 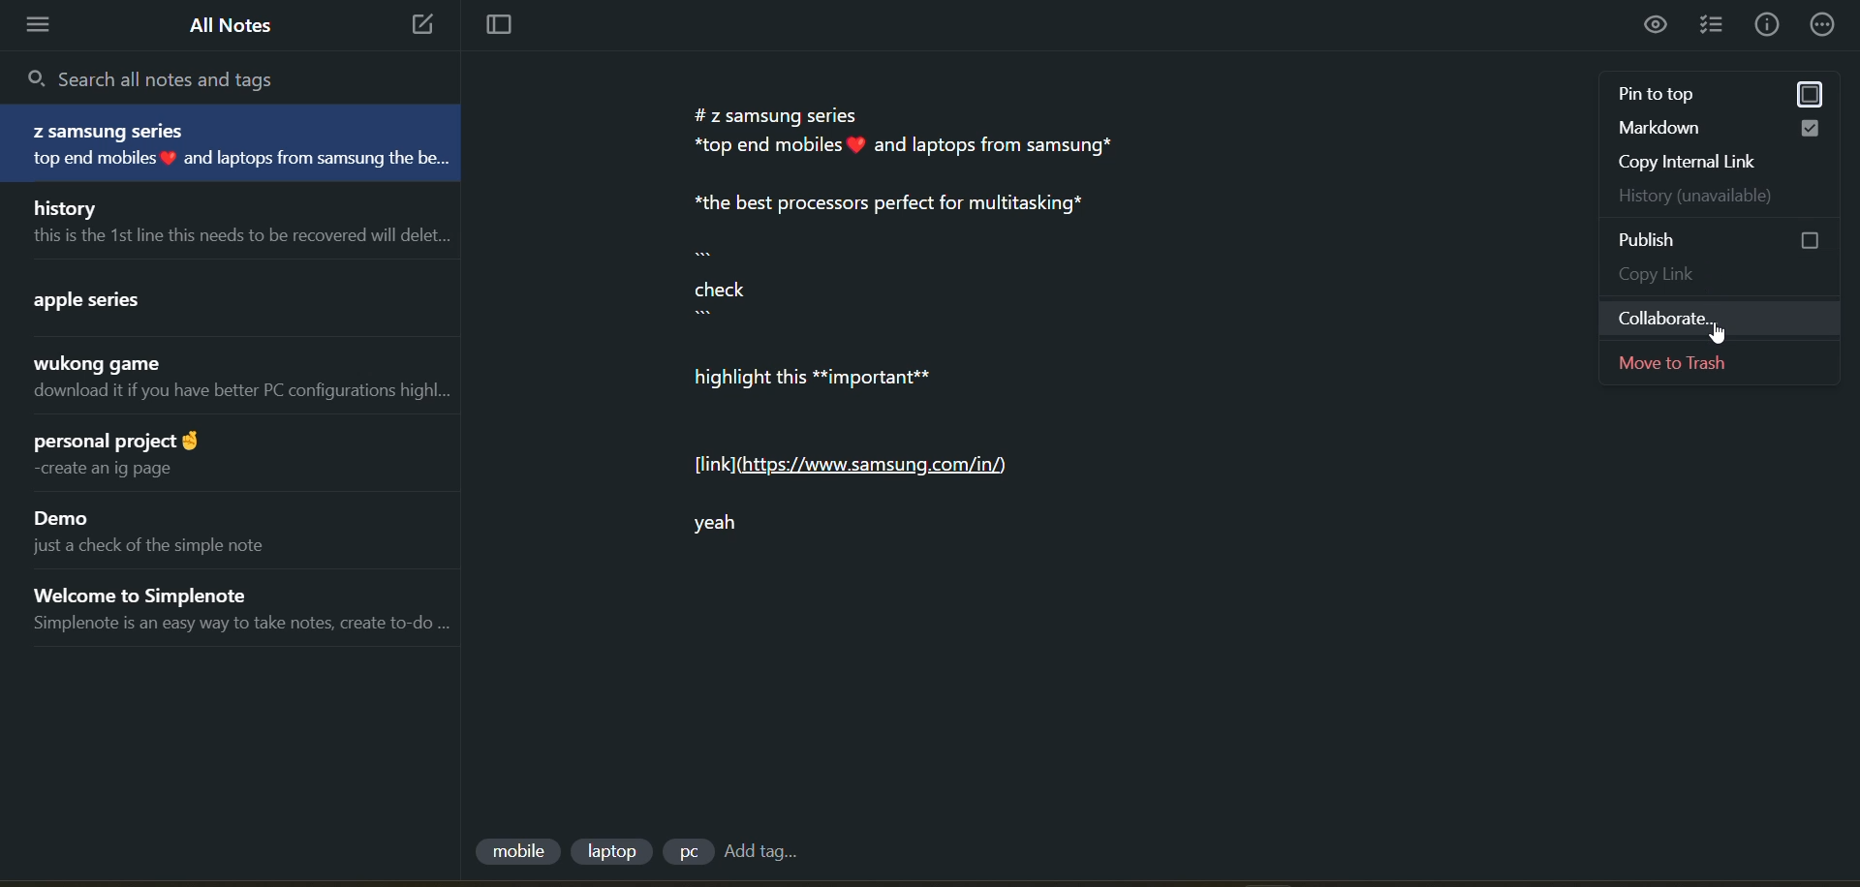 What do you see at coordinates (221, 529) in the screenshot?
I see `note title and preview` at bounding box center [221, 529].